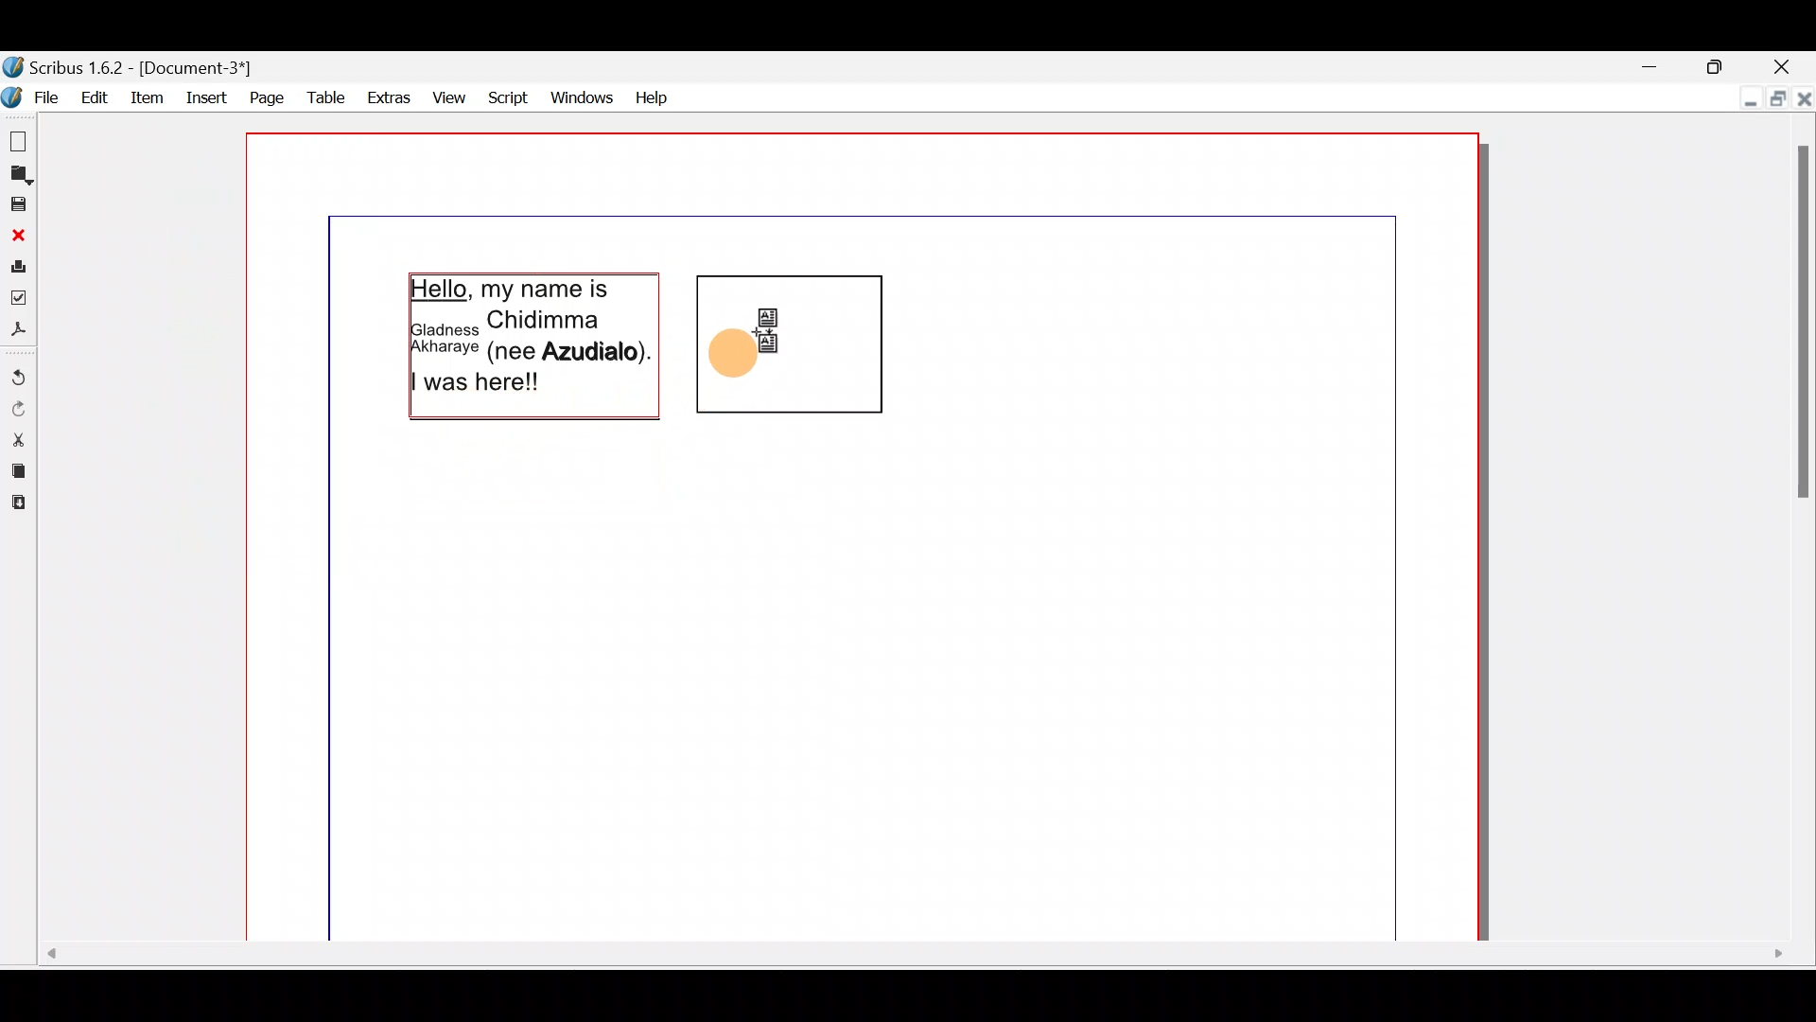 Image resolution: width=1816 pixels, height=1022 pixels. Describe the element at coordinates (19, 439) in the screenshot. I see `Cut` at that location.